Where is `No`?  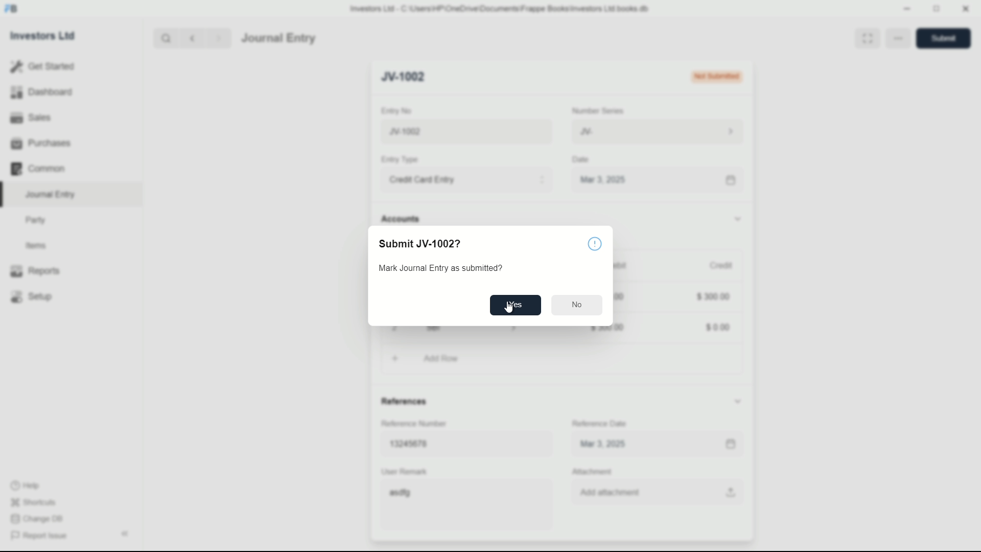 No is located at coordinates (578, 306).